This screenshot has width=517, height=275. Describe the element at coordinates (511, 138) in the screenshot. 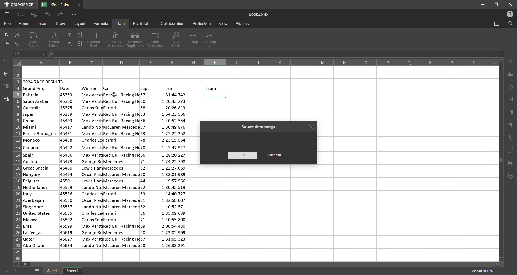

I see `text` at that location.